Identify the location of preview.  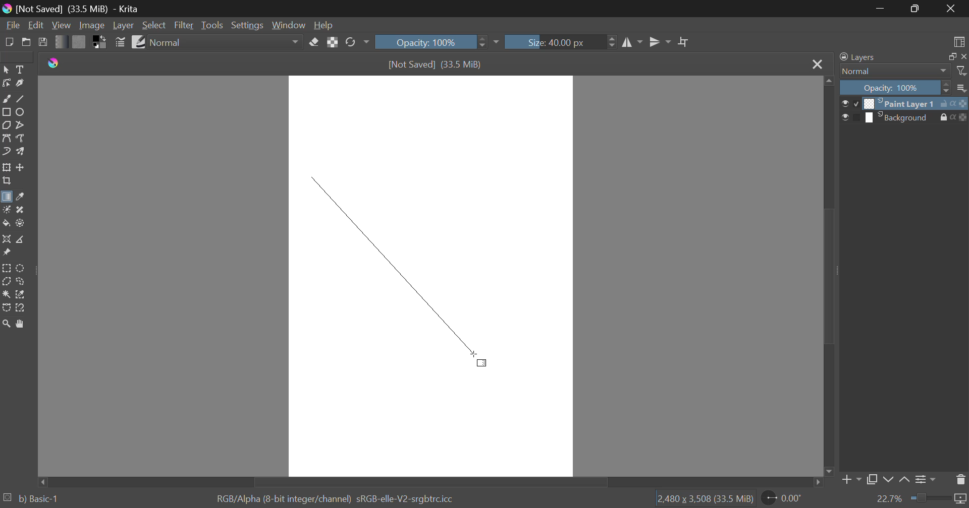
(849, 103).